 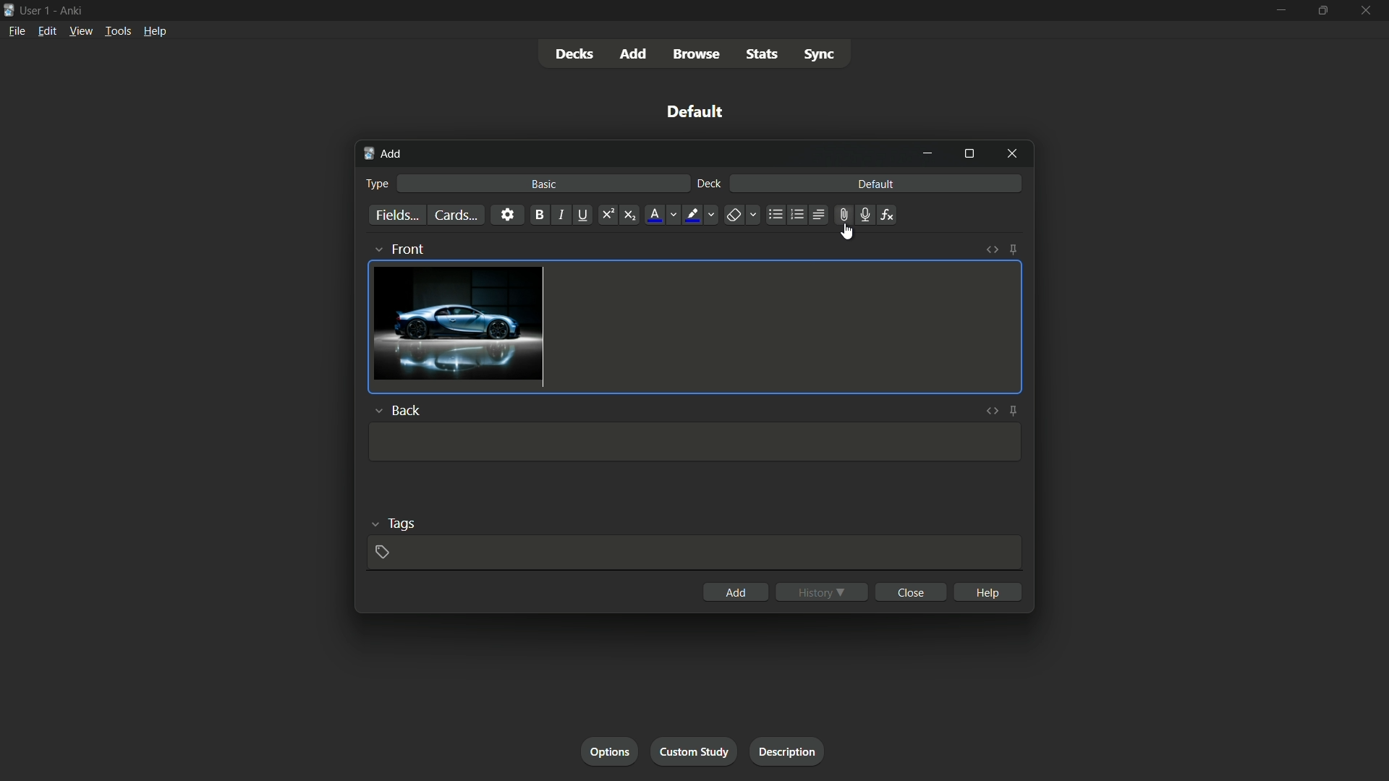 What do you see at coordinates (385, 553) in the screenshot?
I see `add tags` at bounding box center [385, 553].